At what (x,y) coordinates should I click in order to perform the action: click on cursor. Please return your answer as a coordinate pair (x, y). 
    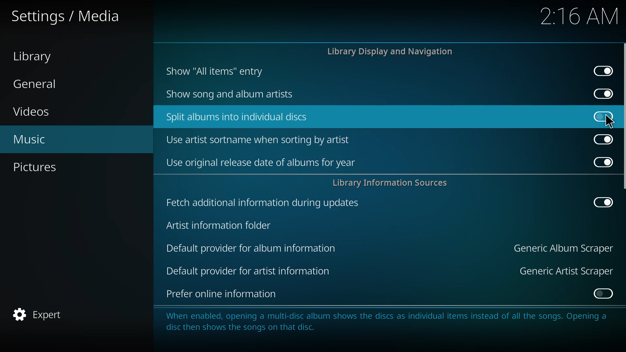
    Looking at the image, I should click on (610, 122).